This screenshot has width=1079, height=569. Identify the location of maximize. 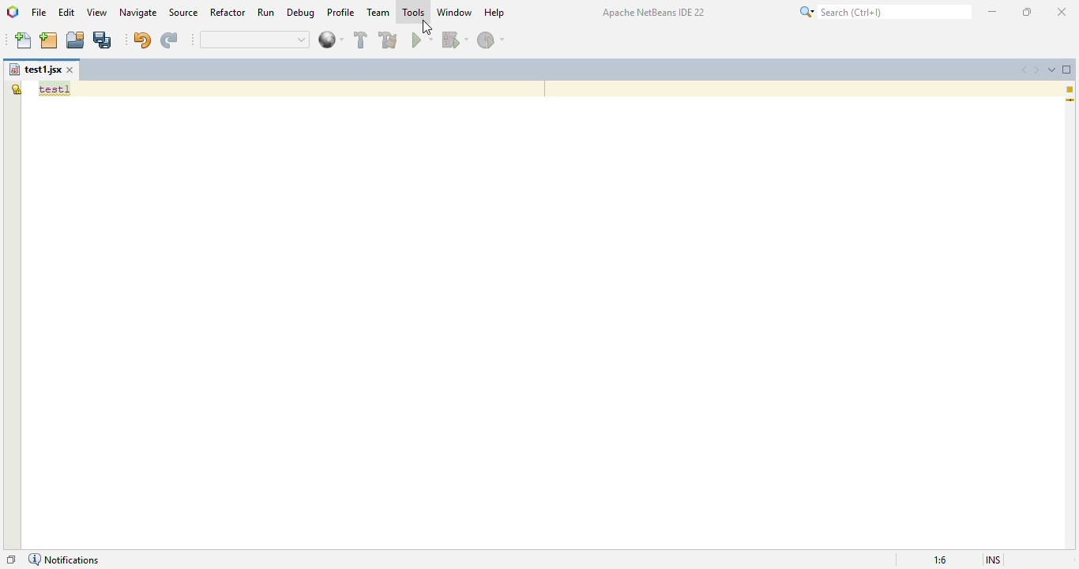
(1028, 12).